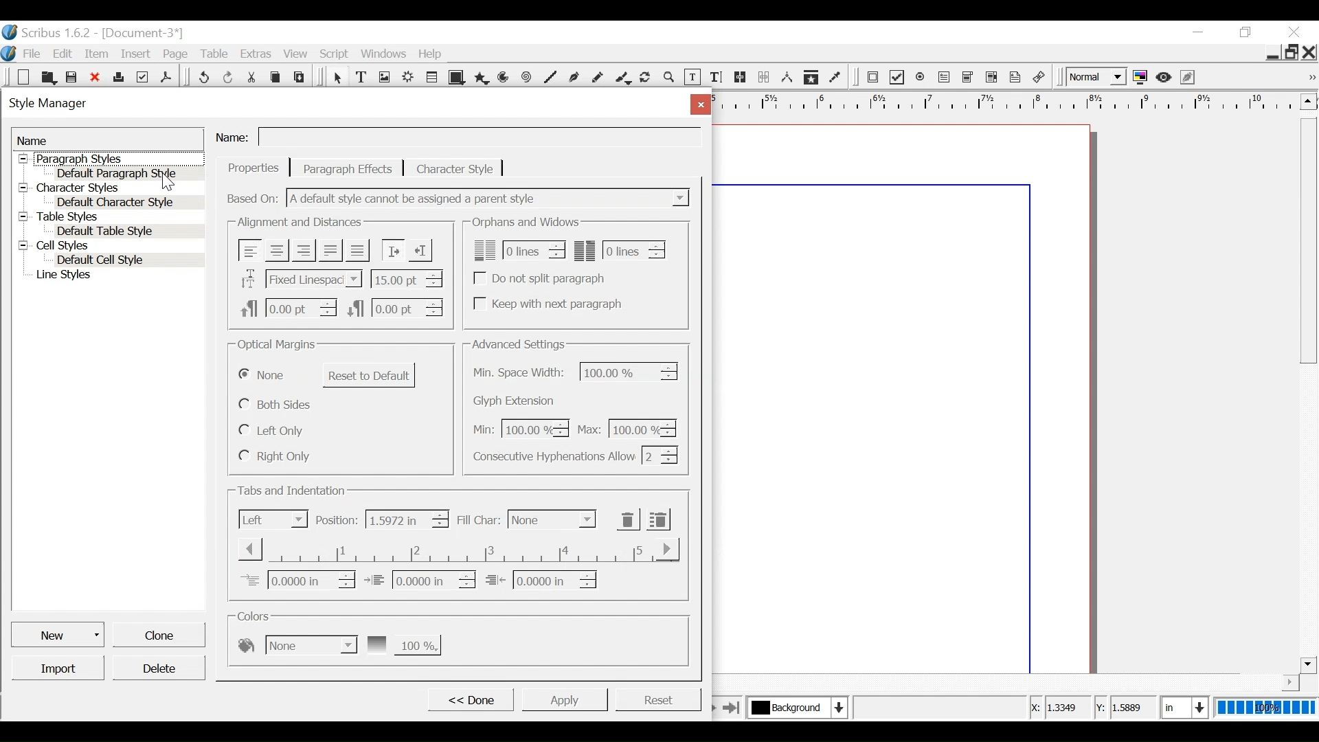 The image size is (1319, 742). What do you see at coordinates (118, 76) in the screenshot?
I see `Print` at bounding box center [118, 76].